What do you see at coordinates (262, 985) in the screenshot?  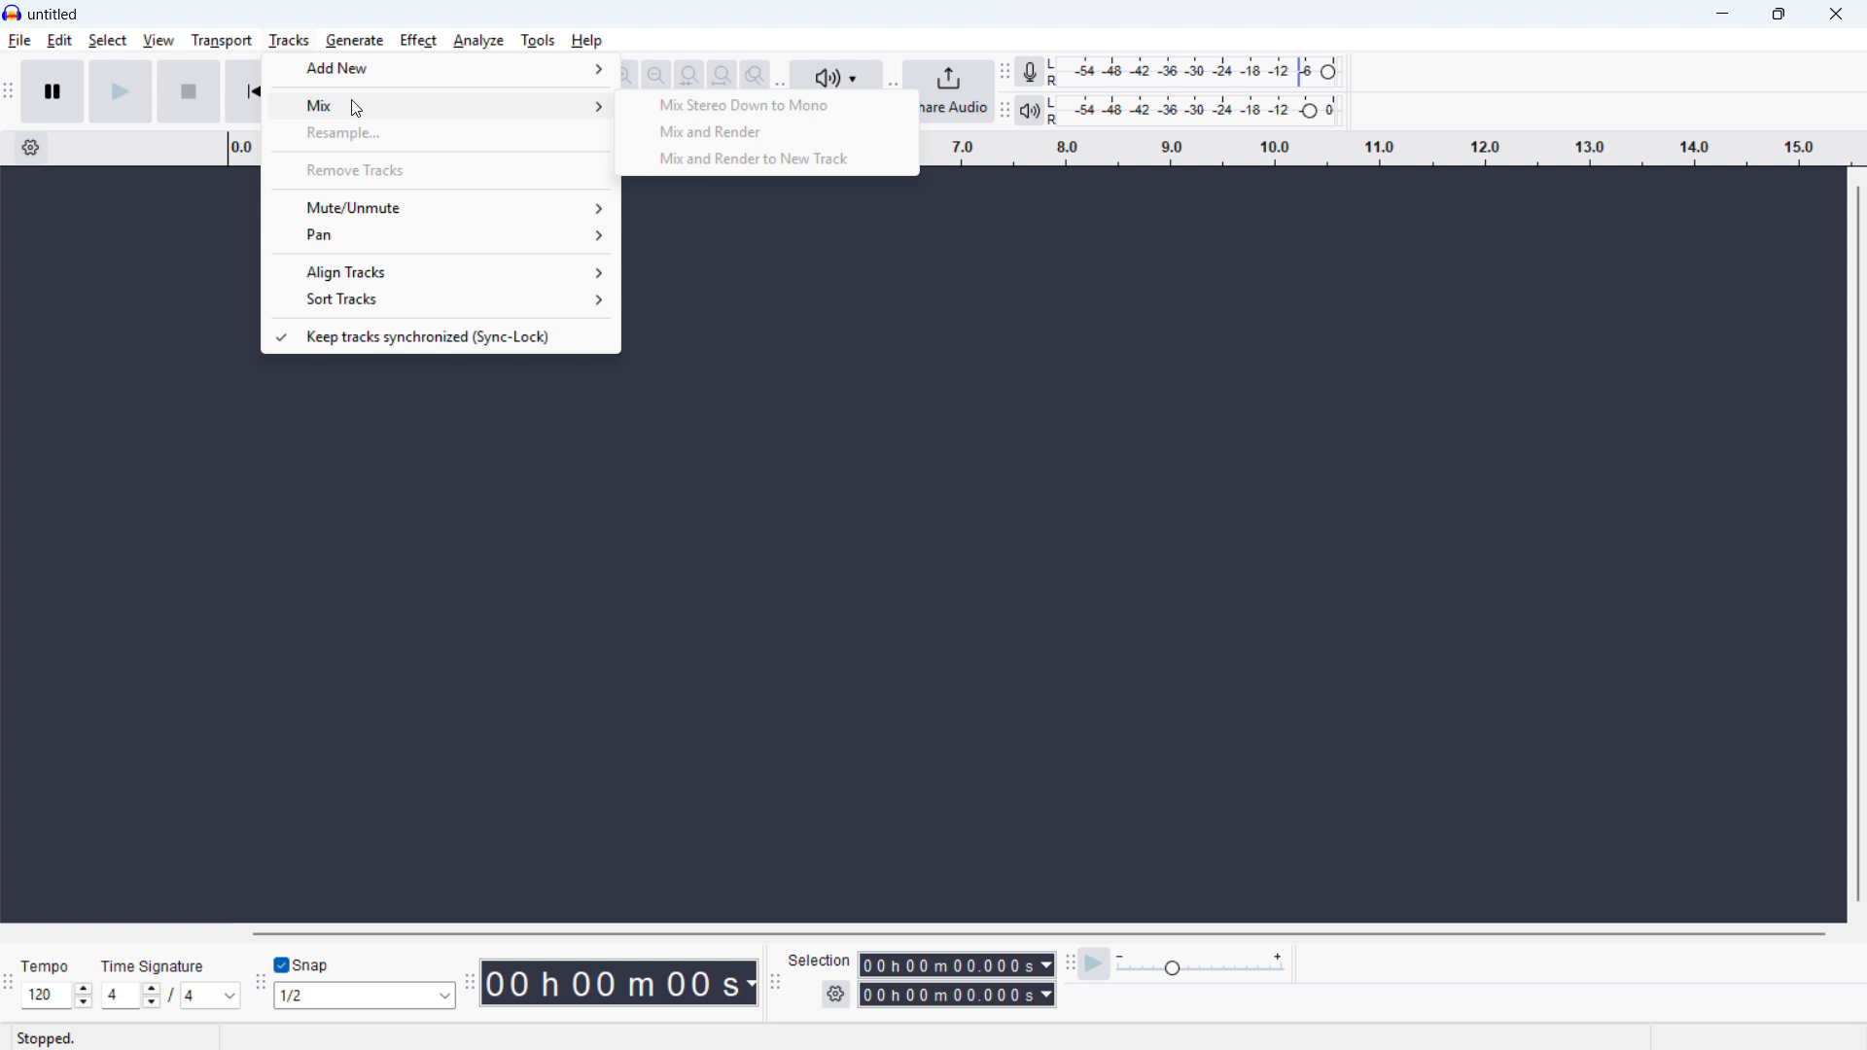 I see `Snapping toolbar` at bounding box center [262, 985].